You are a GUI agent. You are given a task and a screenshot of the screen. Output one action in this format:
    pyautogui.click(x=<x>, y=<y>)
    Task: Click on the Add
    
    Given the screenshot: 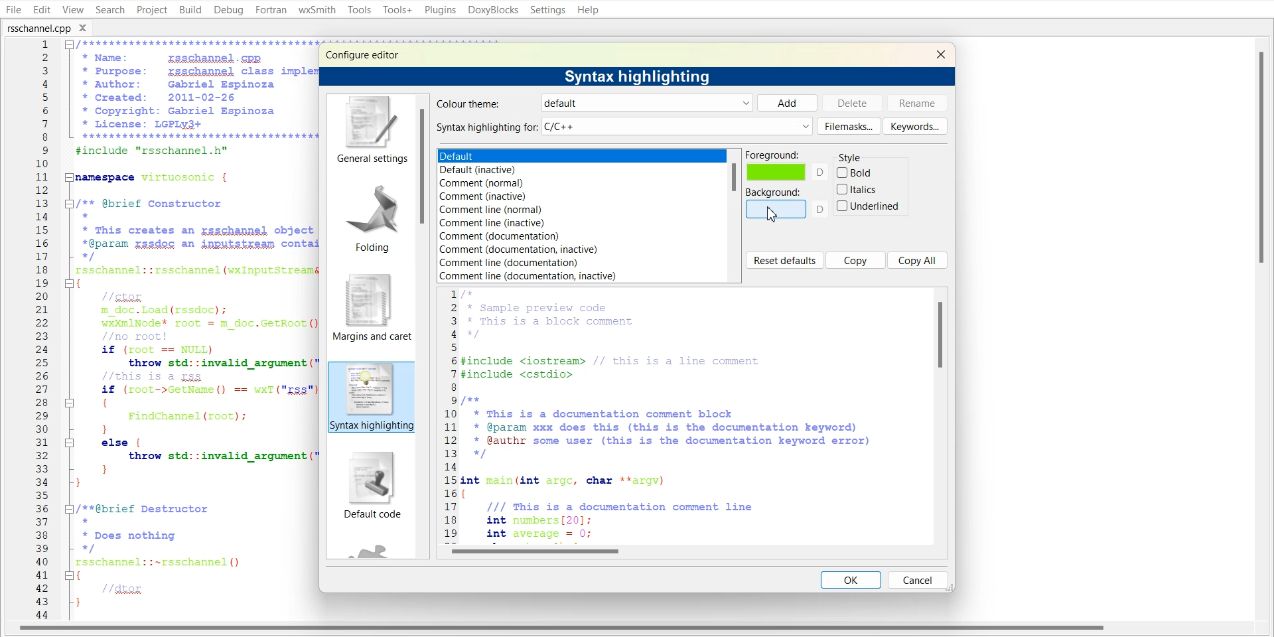 What is the action you would take?
    pyautogui.click(x=787, y=103)
    